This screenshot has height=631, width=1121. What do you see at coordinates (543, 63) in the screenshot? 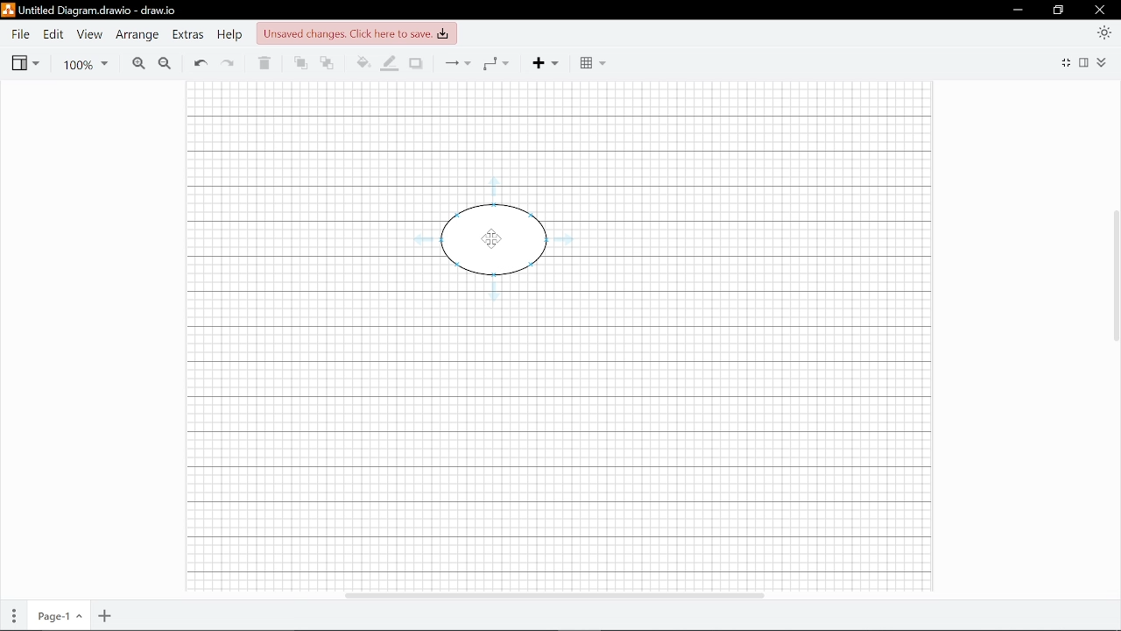
I see `Add` at bounding box center [543, 63].